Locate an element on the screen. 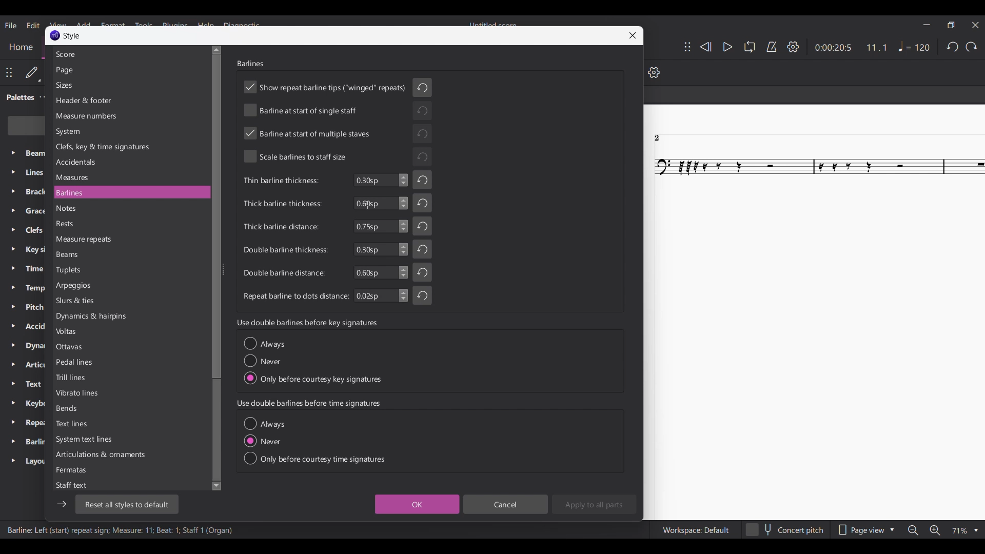 Image resolution: width=985 pixels, height=554 pixels. Workspace settings is located at coordinates (695, 530).